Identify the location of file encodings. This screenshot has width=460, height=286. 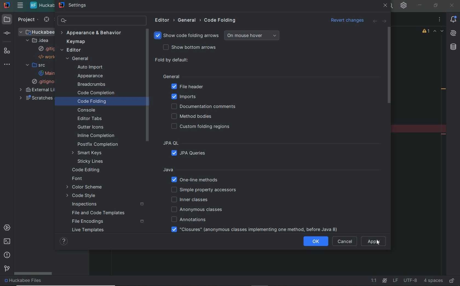
(89, 221).